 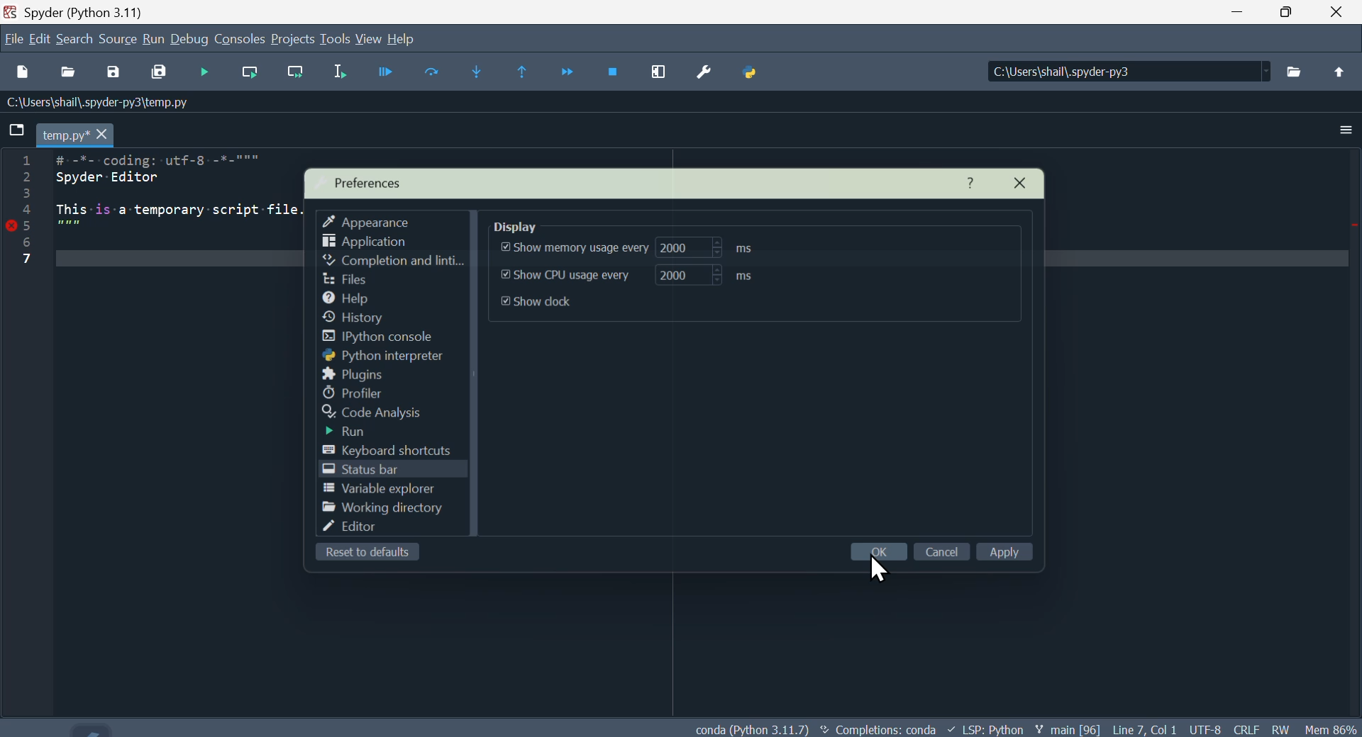 I want to click on Tools, so click(x=335, y=38).